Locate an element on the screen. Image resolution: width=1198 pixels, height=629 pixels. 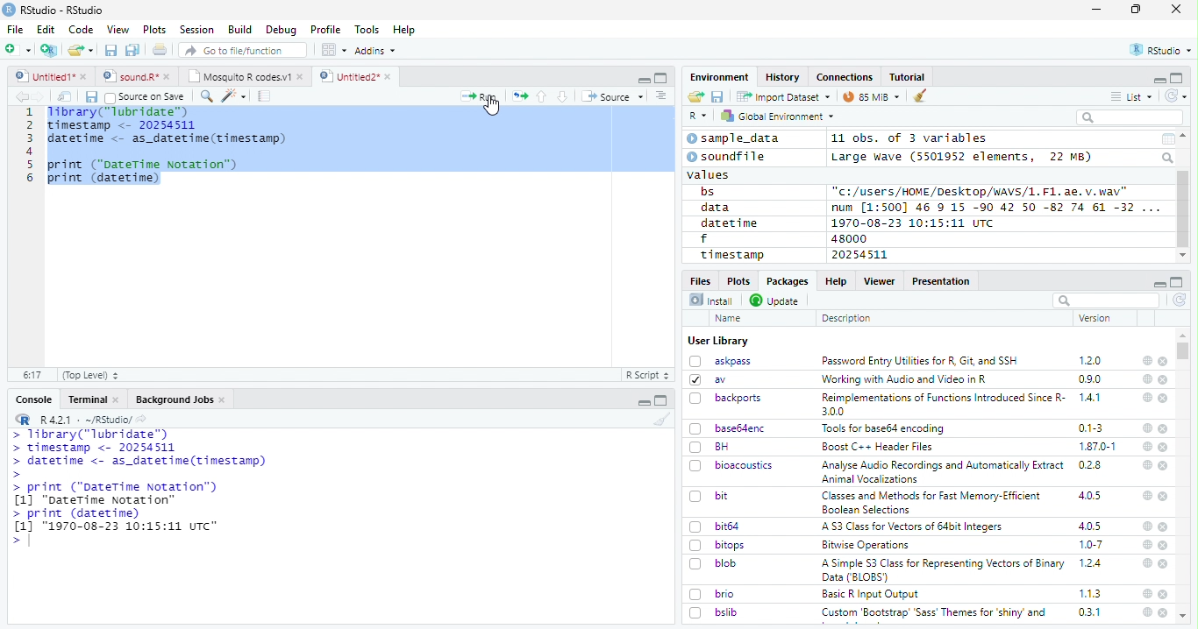
Print is located at coordinates (160, 49).